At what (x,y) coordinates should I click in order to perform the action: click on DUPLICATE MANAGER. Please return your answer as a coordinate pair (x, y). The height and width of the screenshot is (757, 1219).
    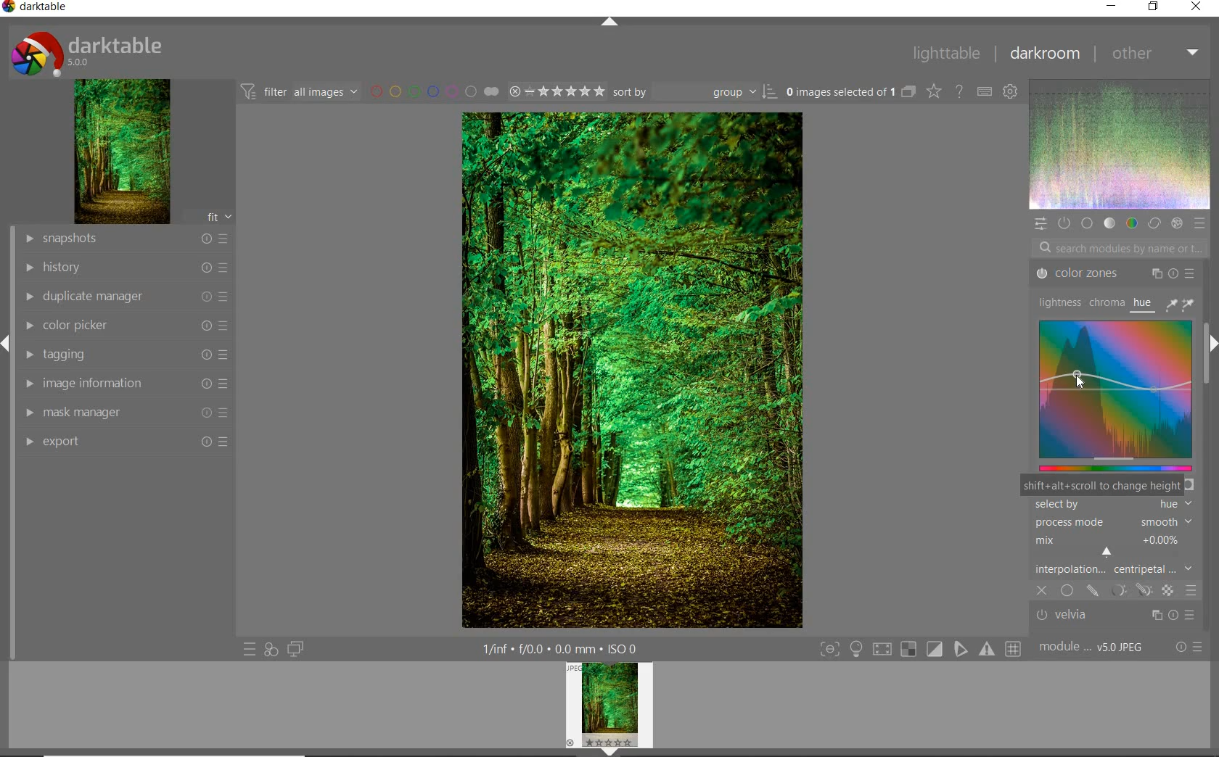
    Looking at the image, I should click on (125, 295).